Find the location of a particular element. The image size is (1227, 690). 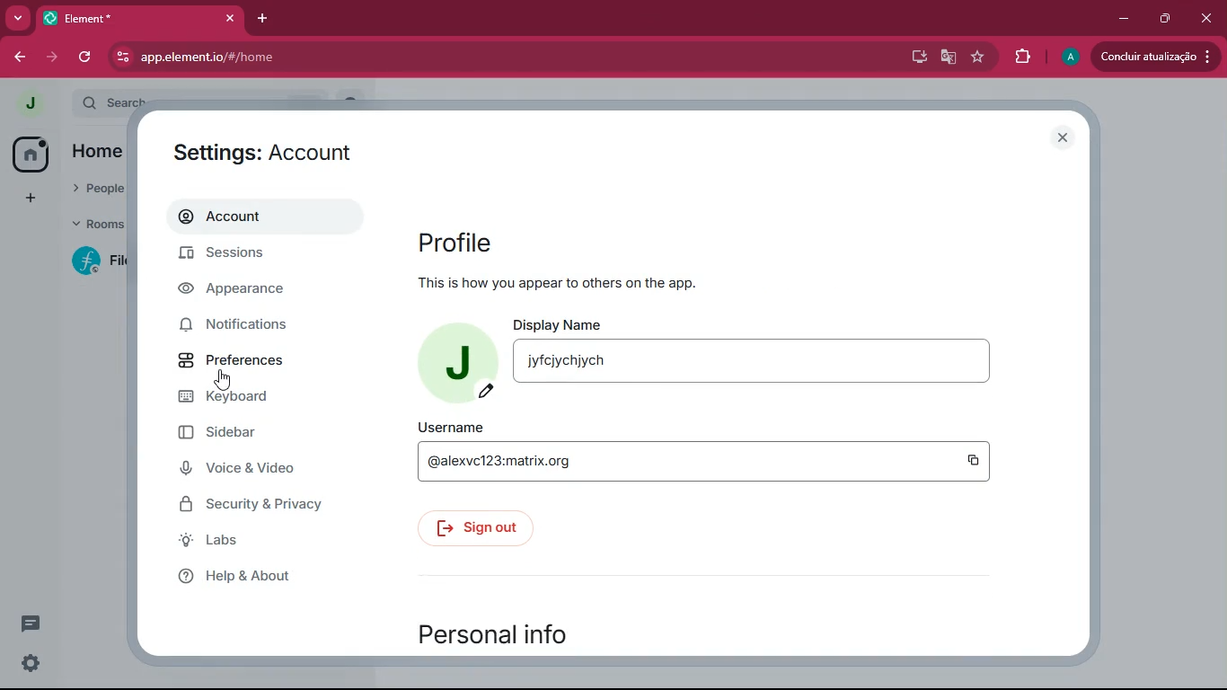

close is located at coordinates (1064, 138).